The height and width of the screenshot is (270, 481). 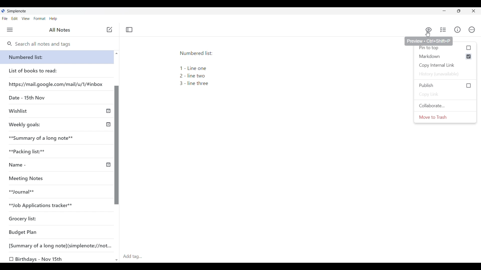 What do you see at coordinates (109, 29) in the screenshot?
I see `Add note` at bounding box center [109, 29].